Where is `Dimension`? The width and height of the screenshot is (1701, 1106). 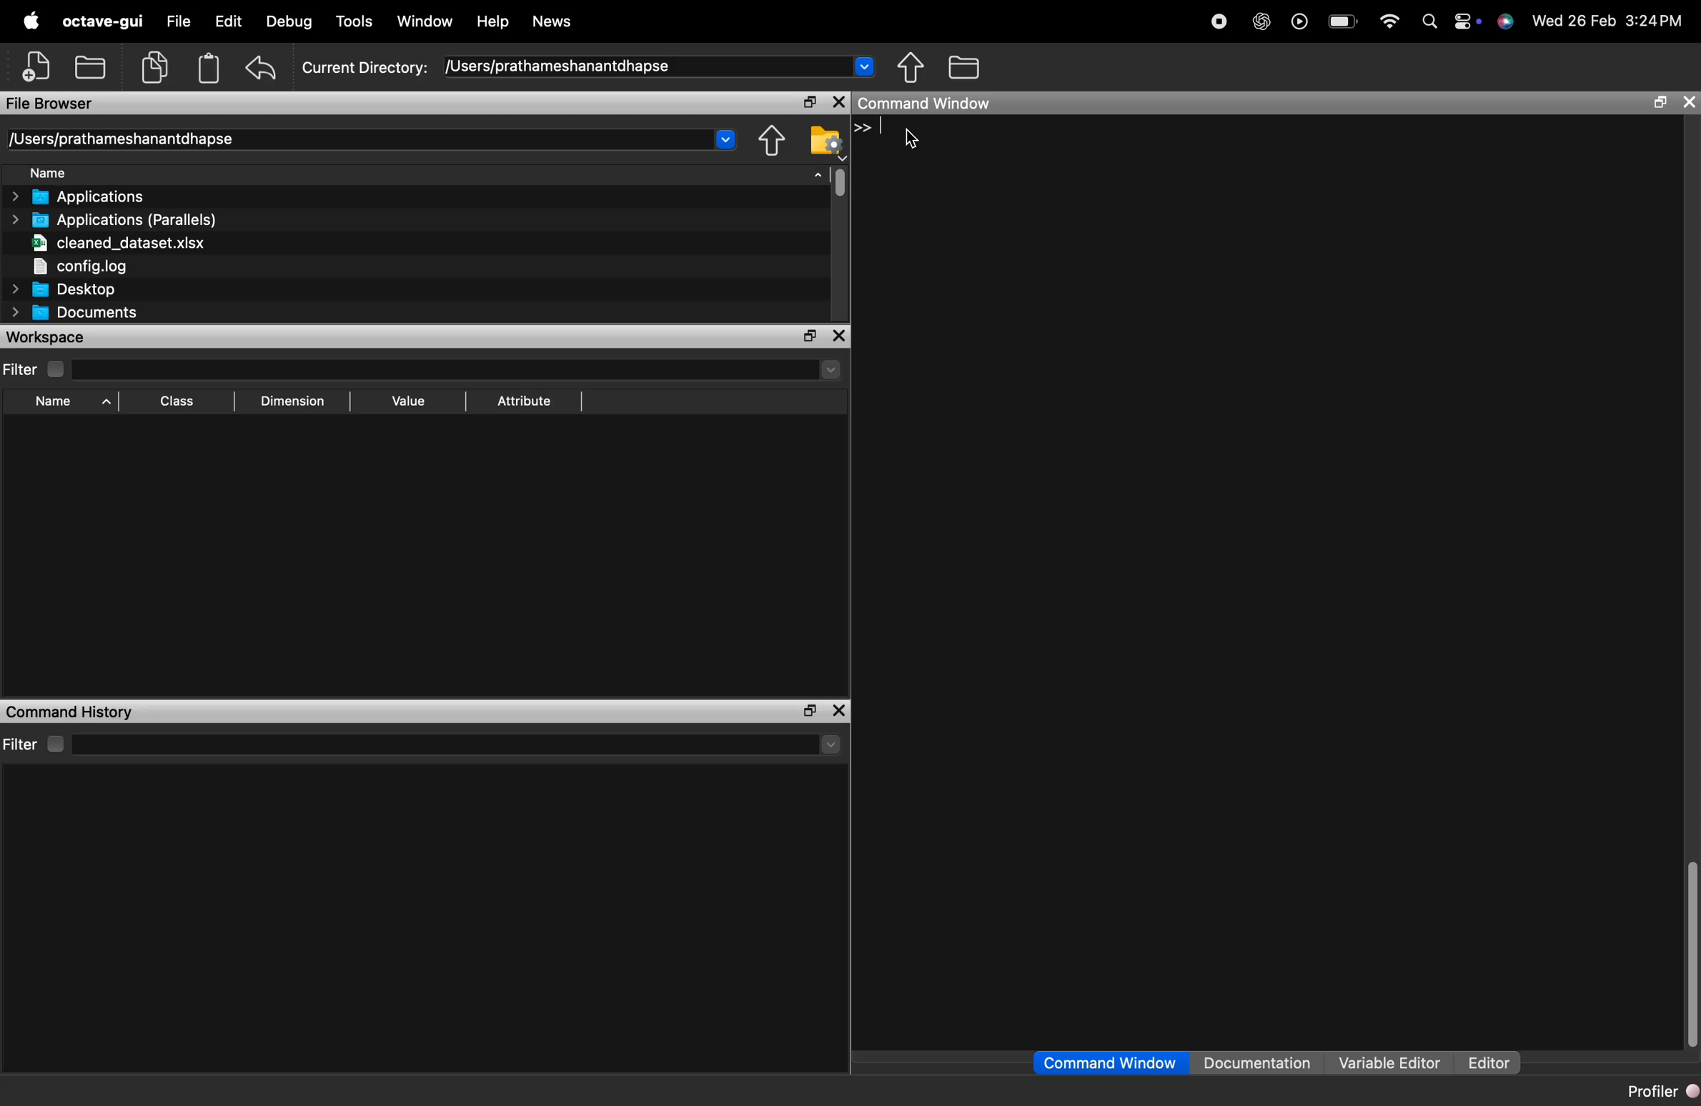
Dimension is located at coordinates (289, 401).